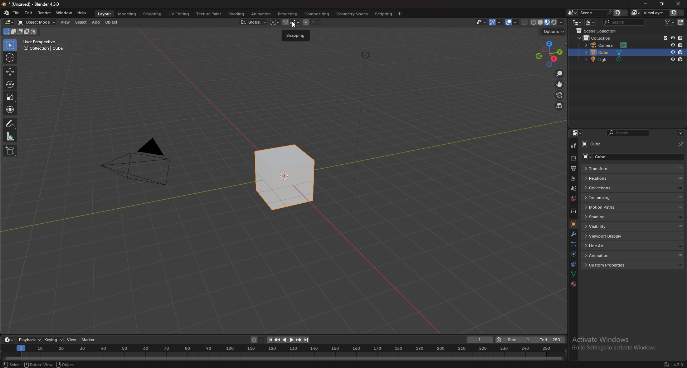 The width and height of the screenshot is (687, 368). Describe the element at coordinates (37, 22) in the screenshot. I see `object mode` at that location.